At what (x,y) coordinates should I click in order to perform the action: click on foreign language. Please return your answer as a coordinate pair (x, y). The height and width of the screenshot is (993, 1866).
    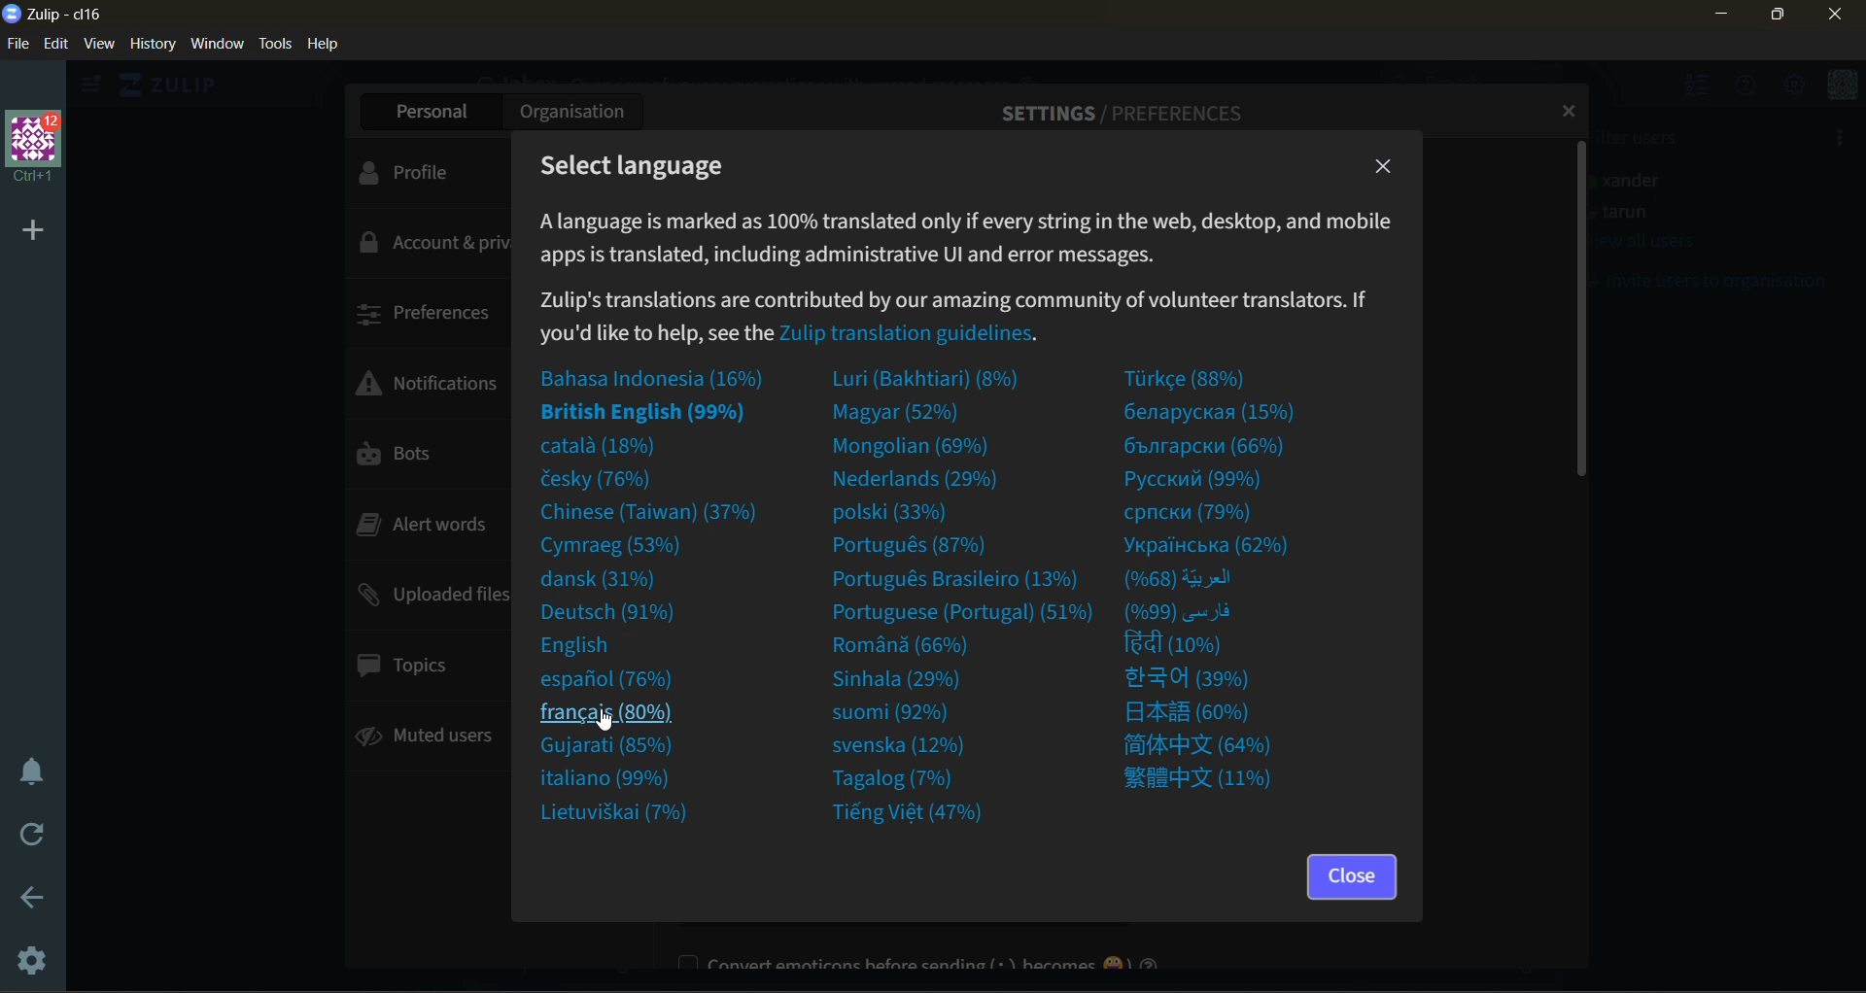
    Looking at the image, I should click on (1196, 679).